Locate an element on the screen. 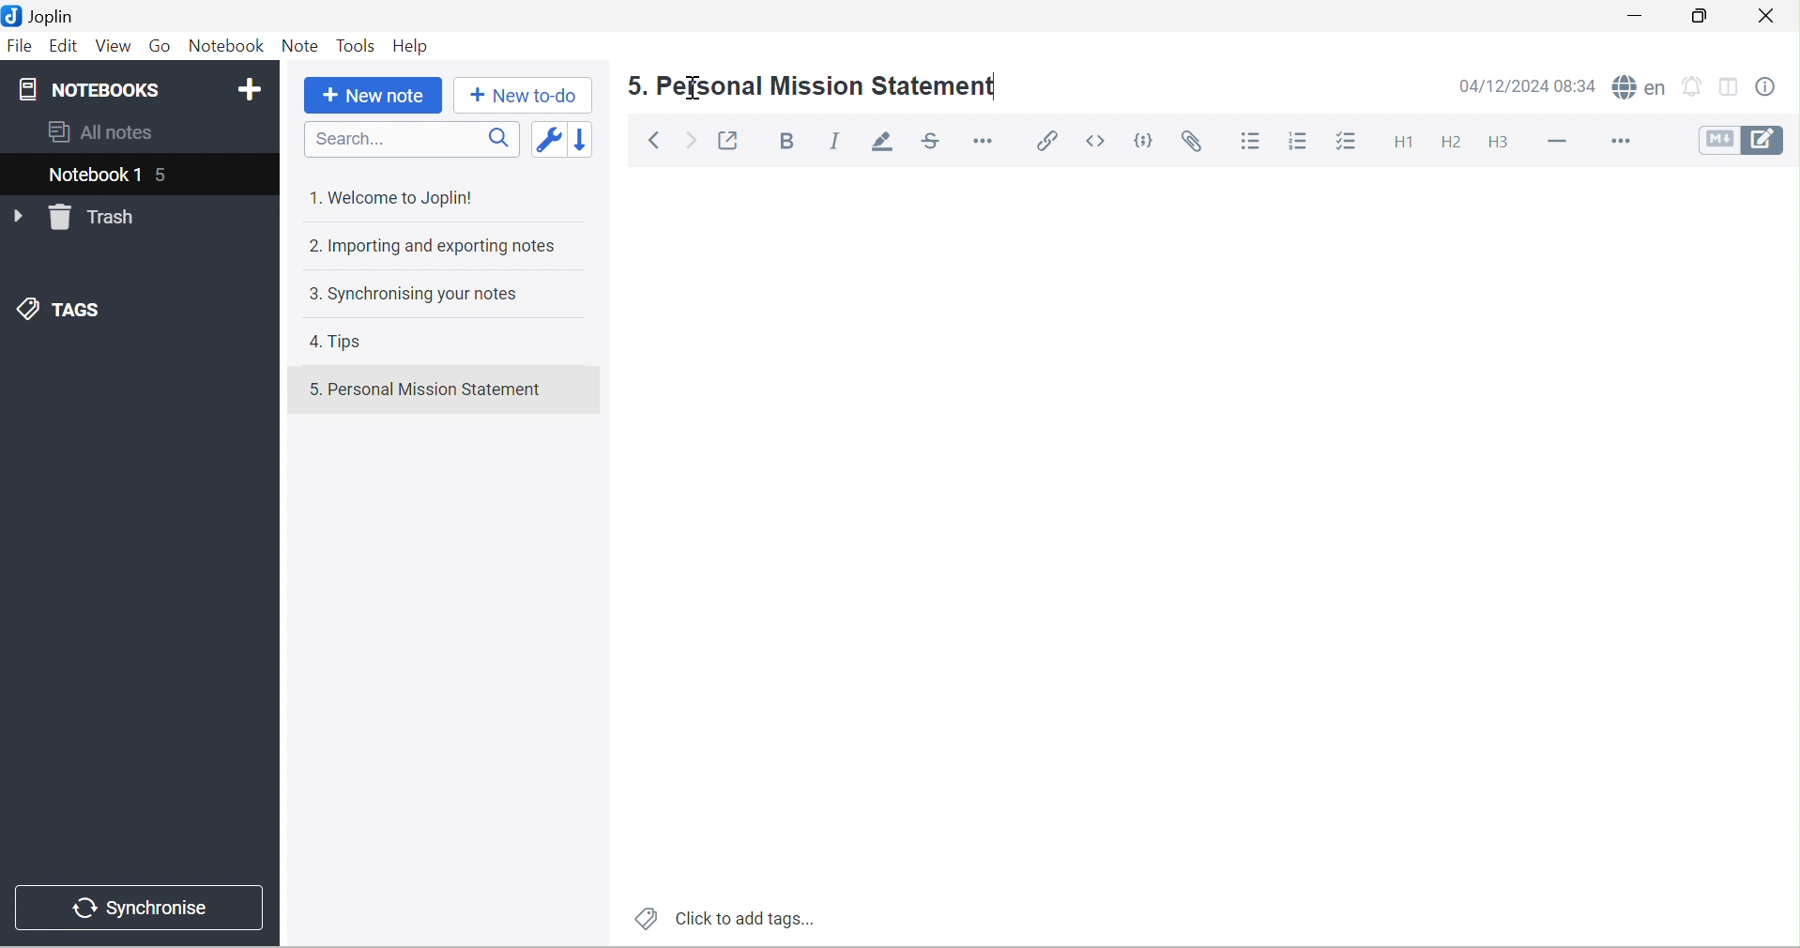 This screenshot has width=1800, height=948. Note properties is located at coordinates (1777, 86).